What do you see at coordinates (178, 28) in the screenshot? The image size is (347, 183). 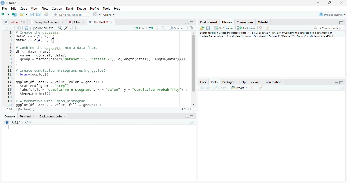 I see `Source` at bounding box center [178, 28].